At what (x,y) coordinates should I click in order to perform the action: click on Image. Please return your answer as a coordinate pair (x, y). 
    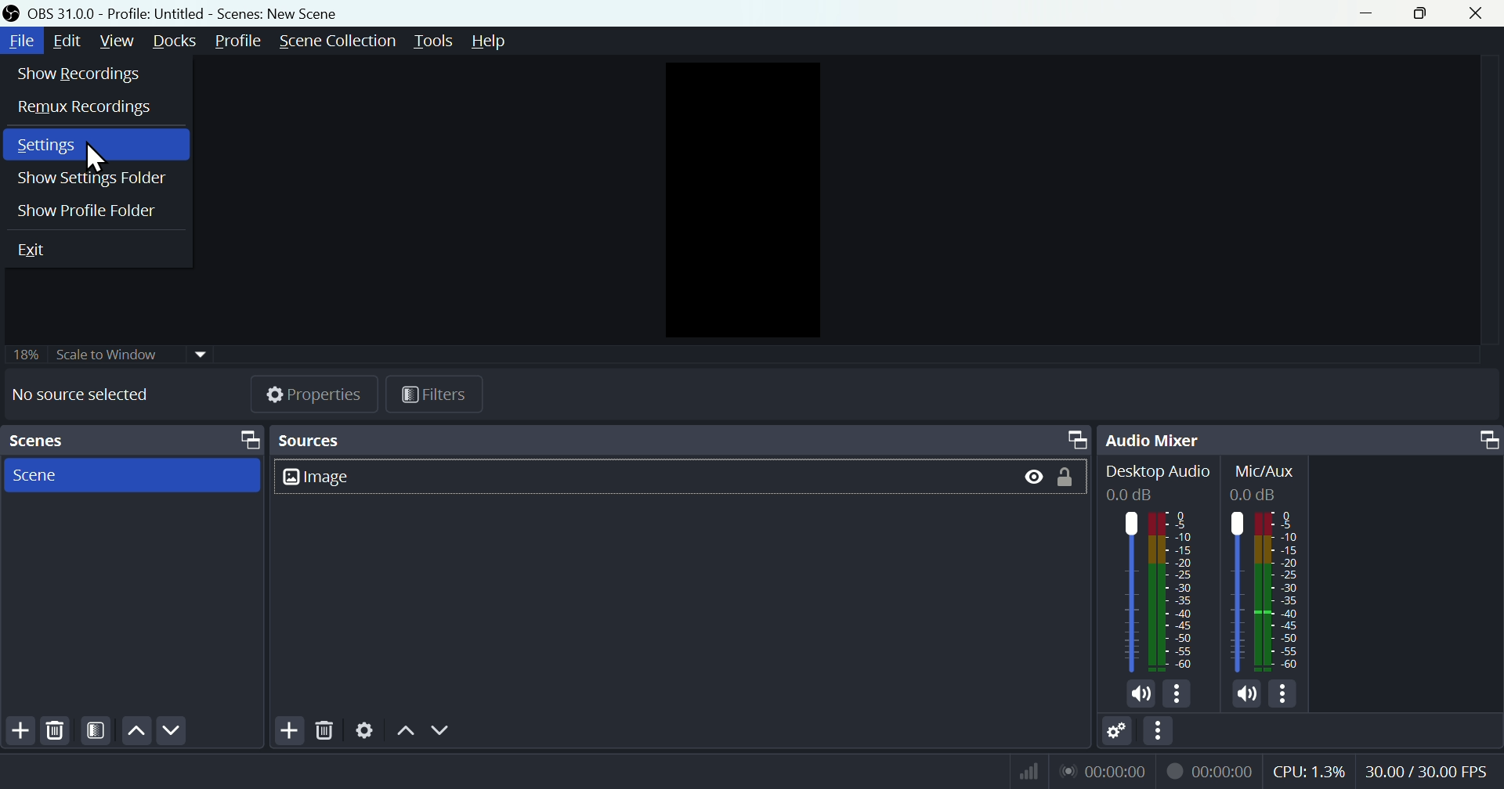
    Looking at the image, I should click on (342, 477).